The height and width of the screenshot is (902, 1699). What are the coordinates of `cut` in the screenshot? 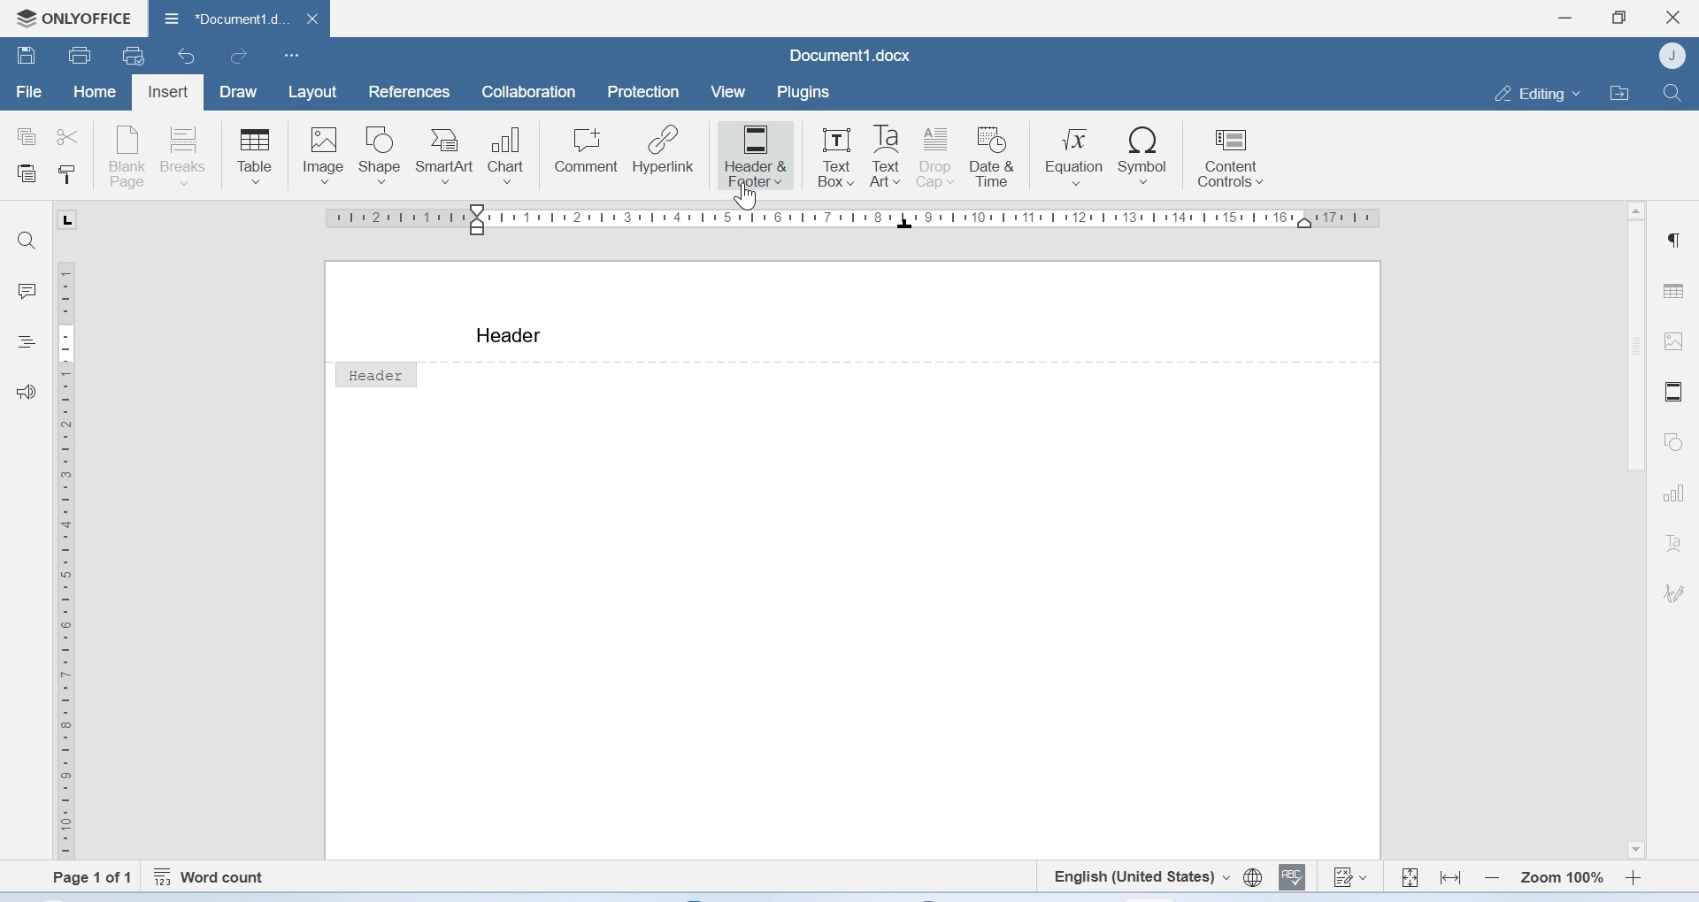 It's located at (72, 135).